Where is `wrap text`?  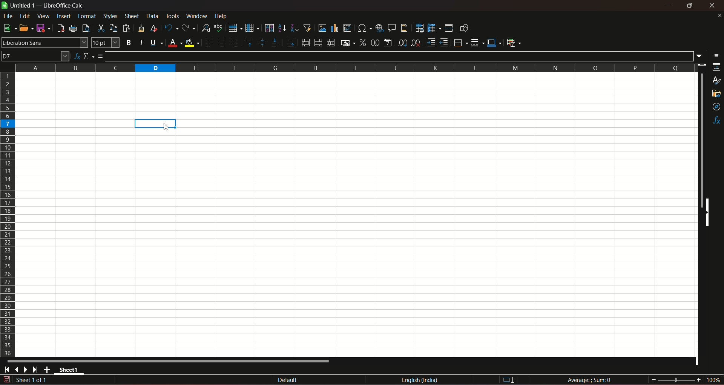
wrap text is located at coordinates (290, 43).